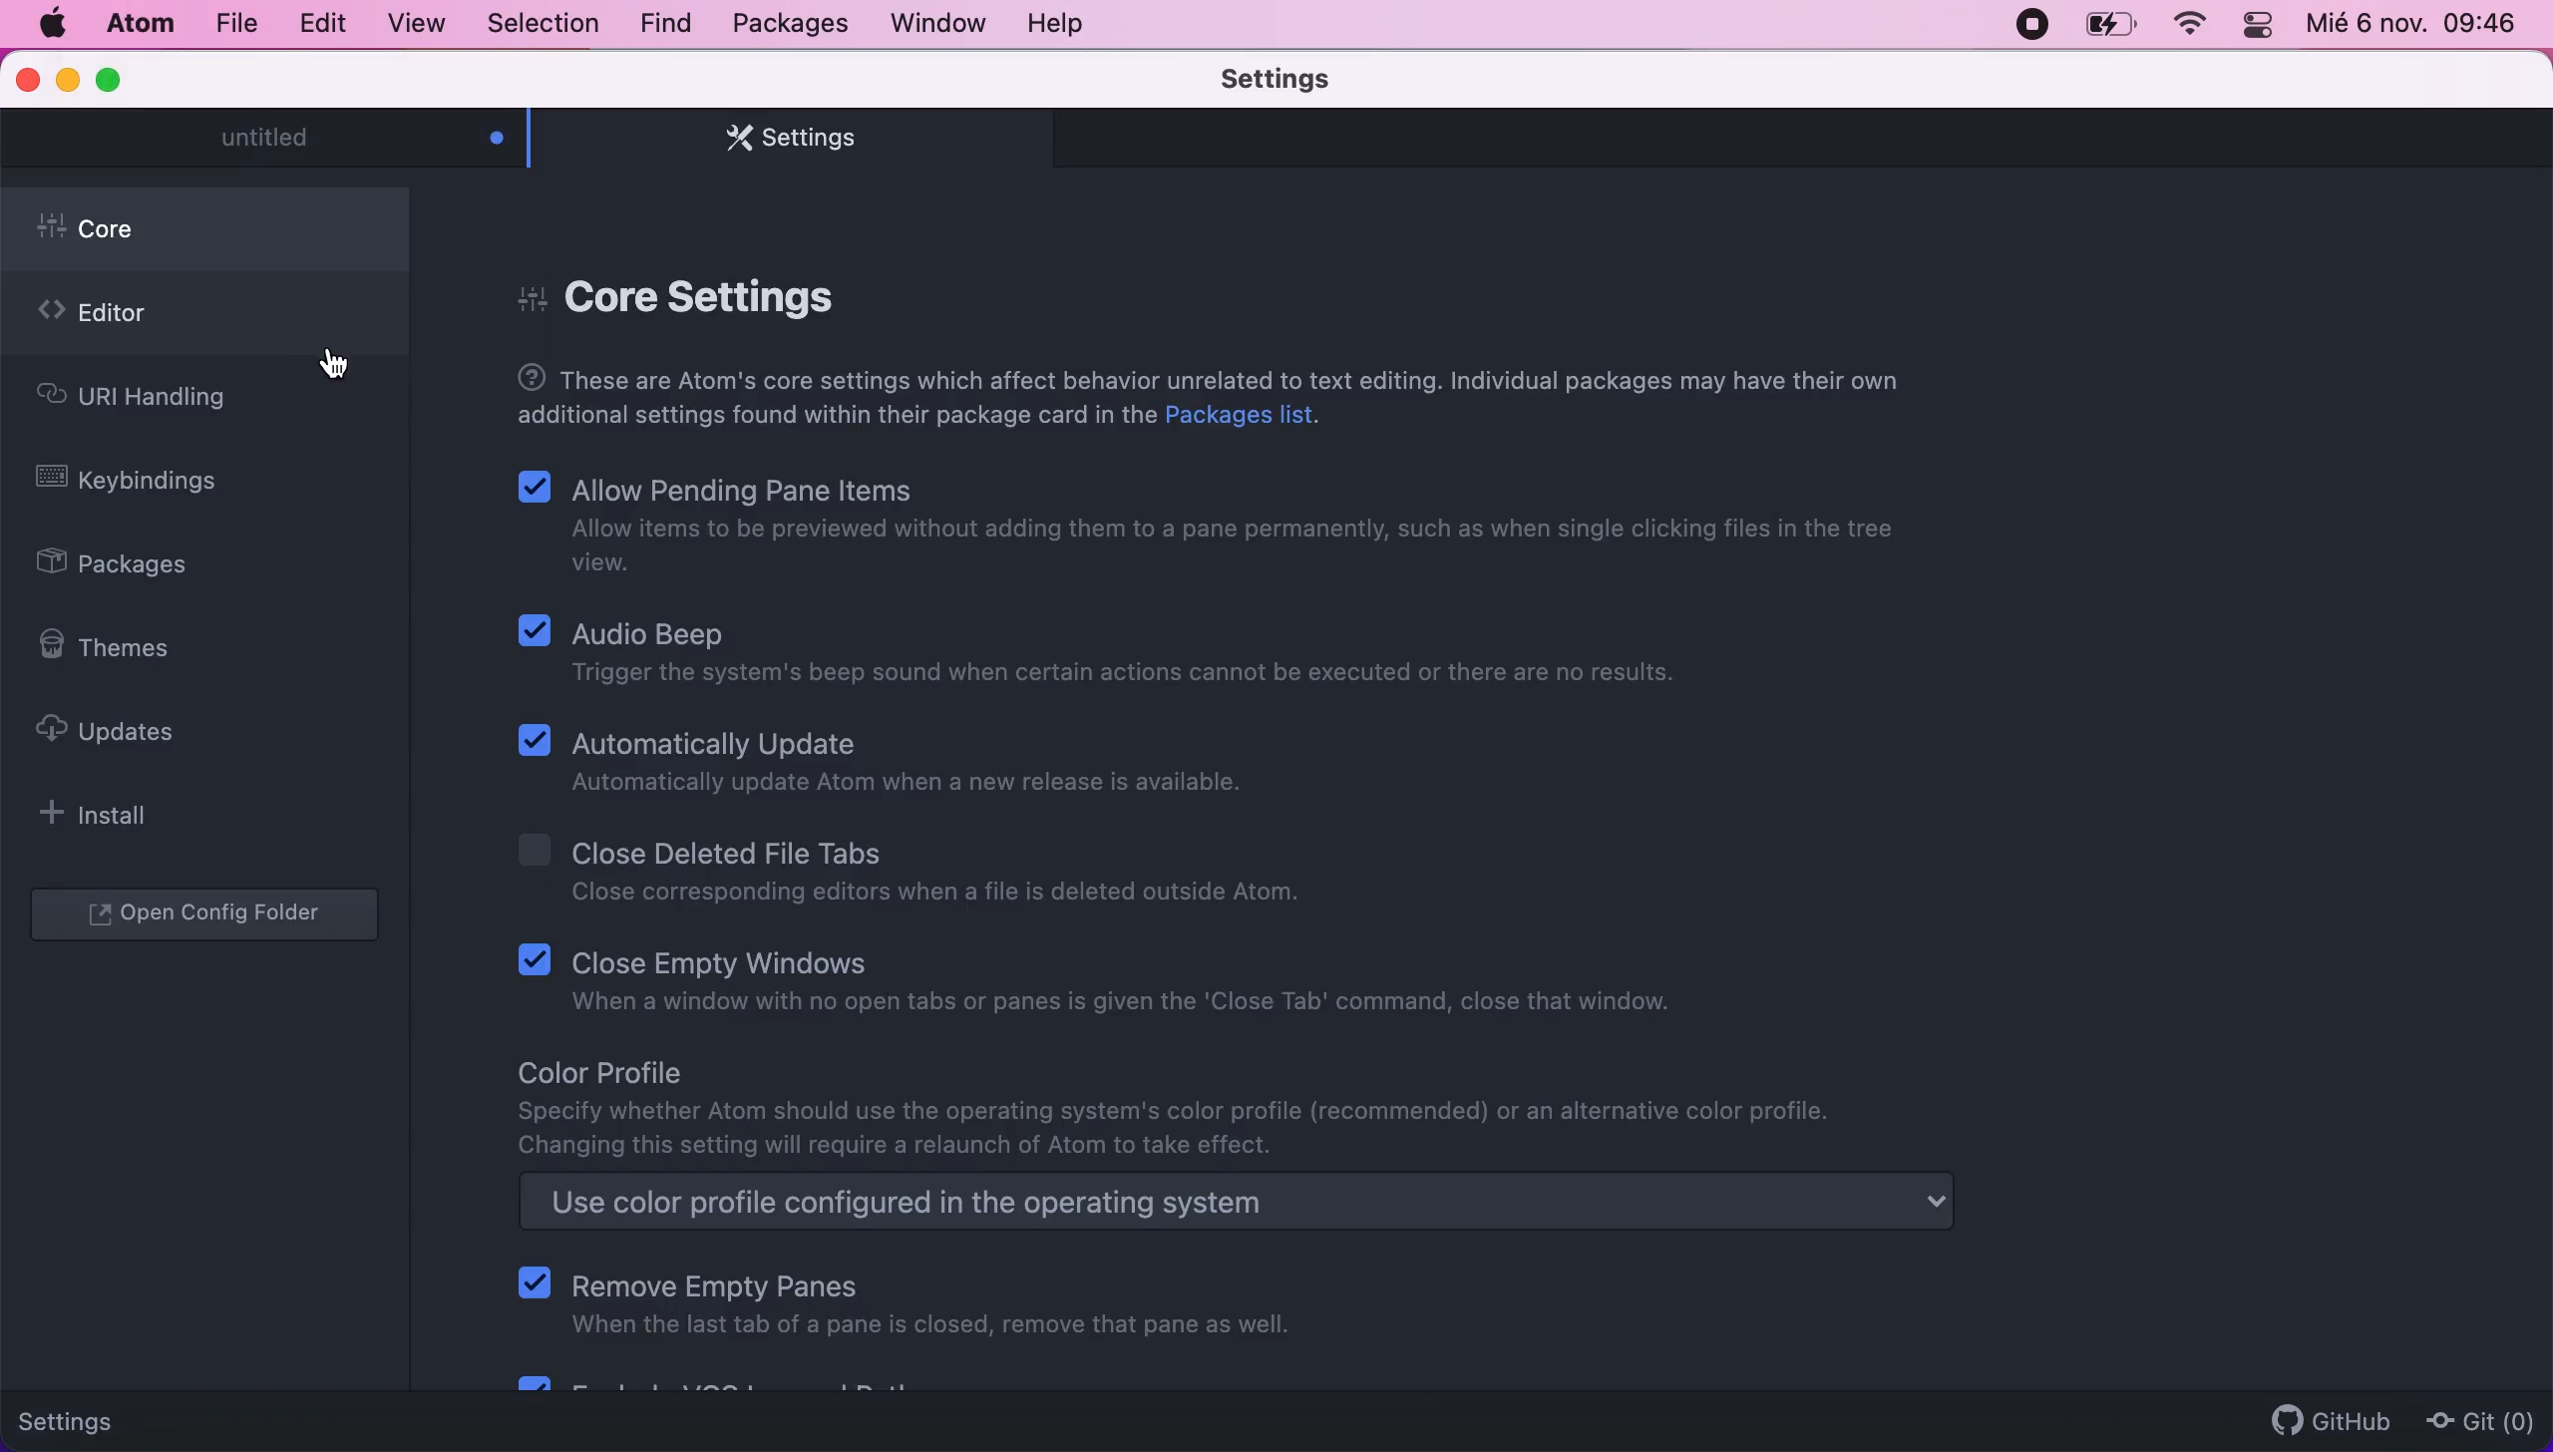  What do you see at coordinates (936, 24) in the screenshot?
I see `window` at bounding box center [936, 24].